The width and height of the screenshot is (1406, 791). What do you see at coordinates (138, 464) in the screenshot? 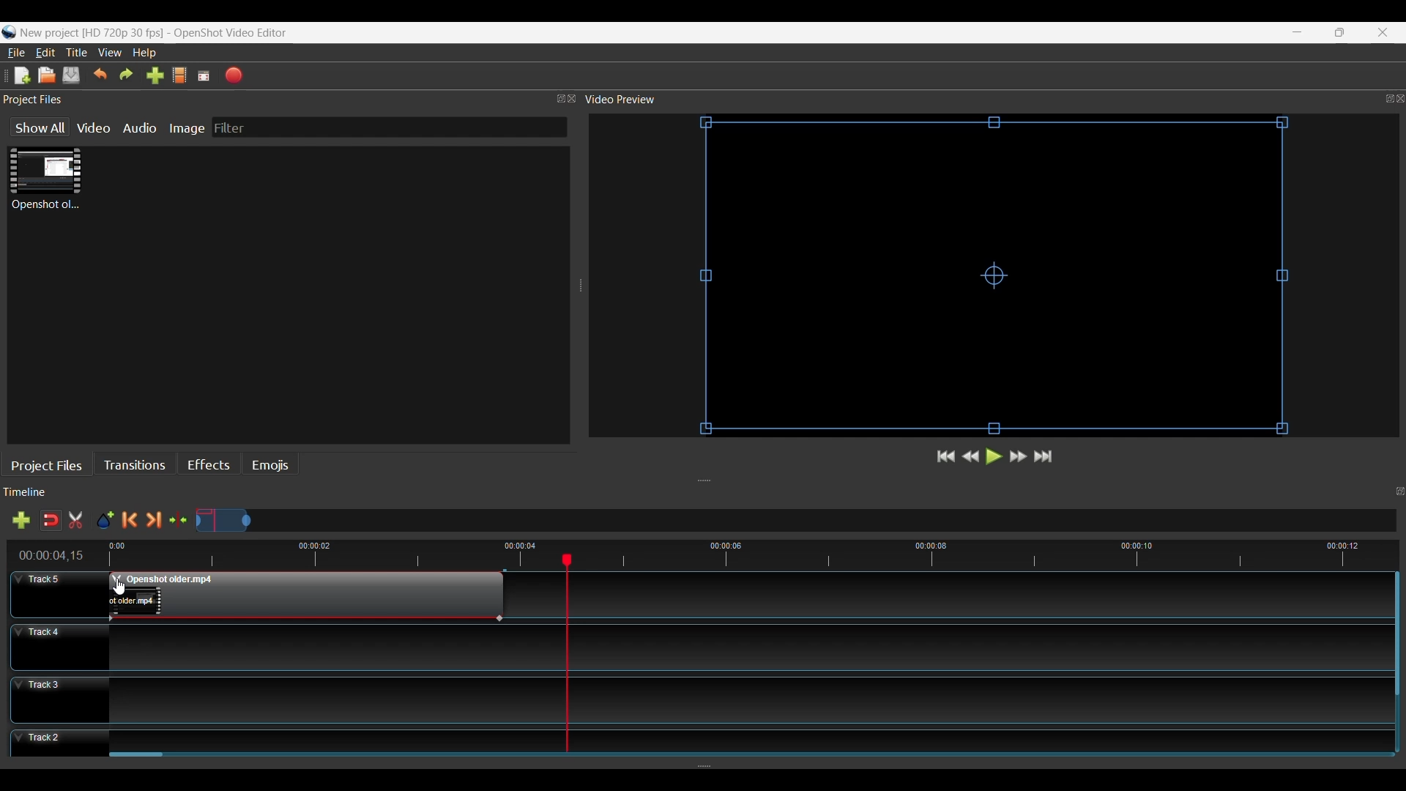
I see `Transitions` at bounding box center [138, 464].